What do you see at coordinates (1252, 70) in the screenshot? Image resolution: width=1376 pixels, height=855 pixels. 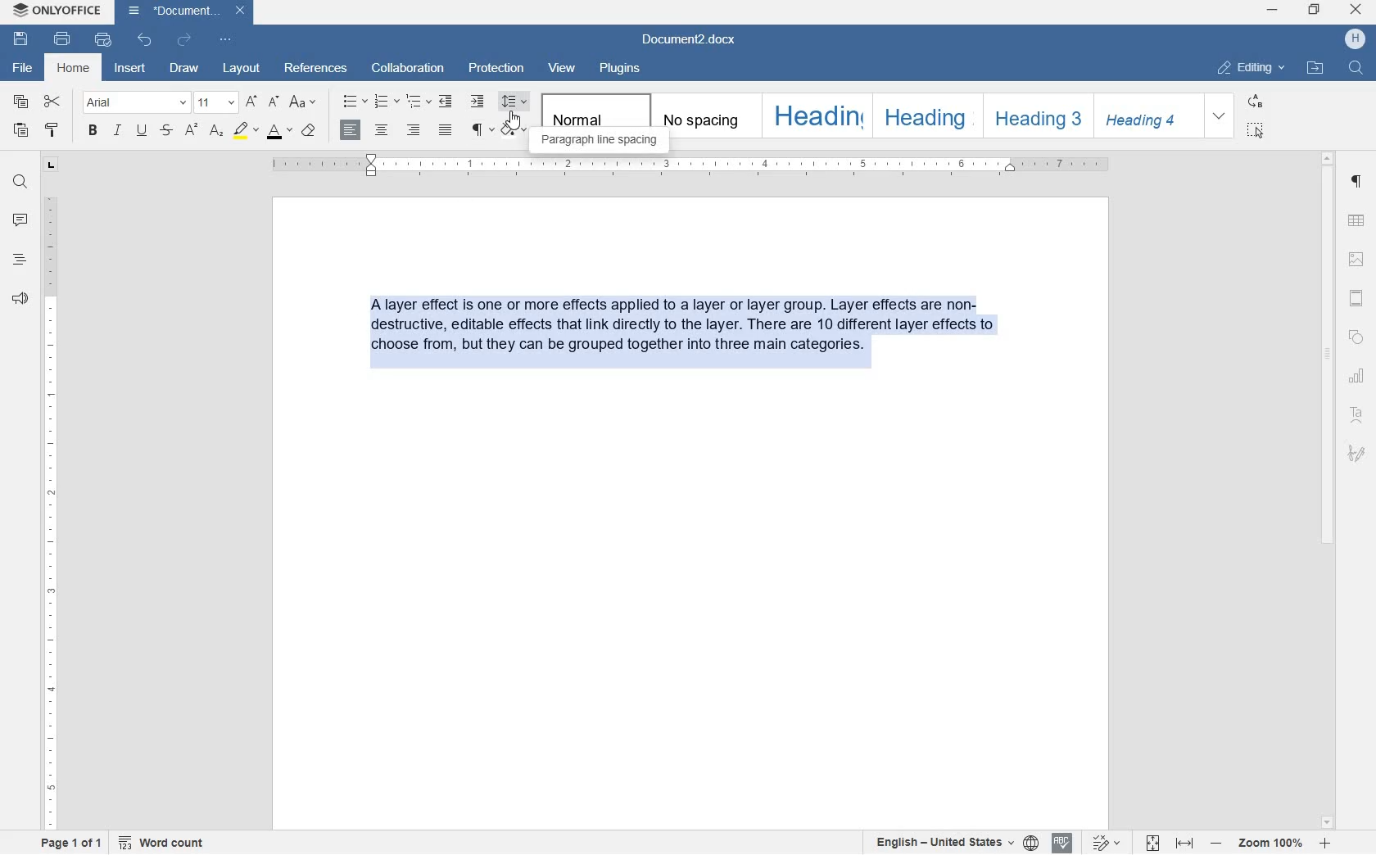 I see `editing` at bounding box center [1252, 70].